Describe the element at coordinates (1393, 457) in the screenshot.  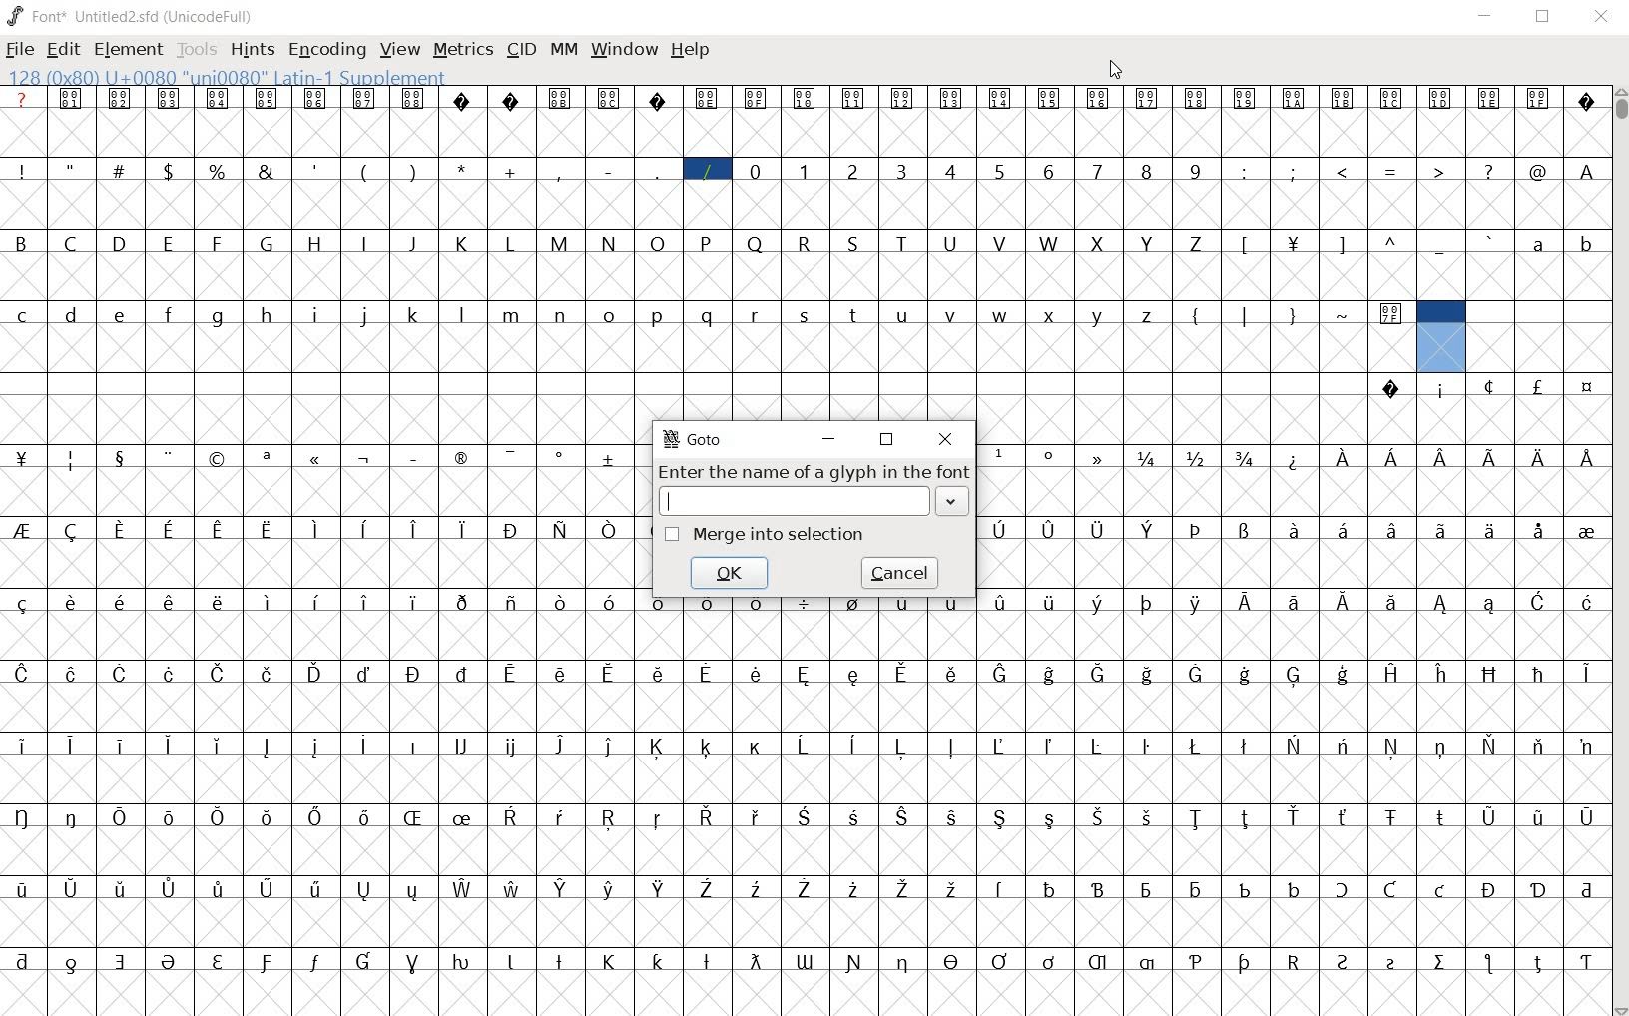
I see `Symbol` at that location.